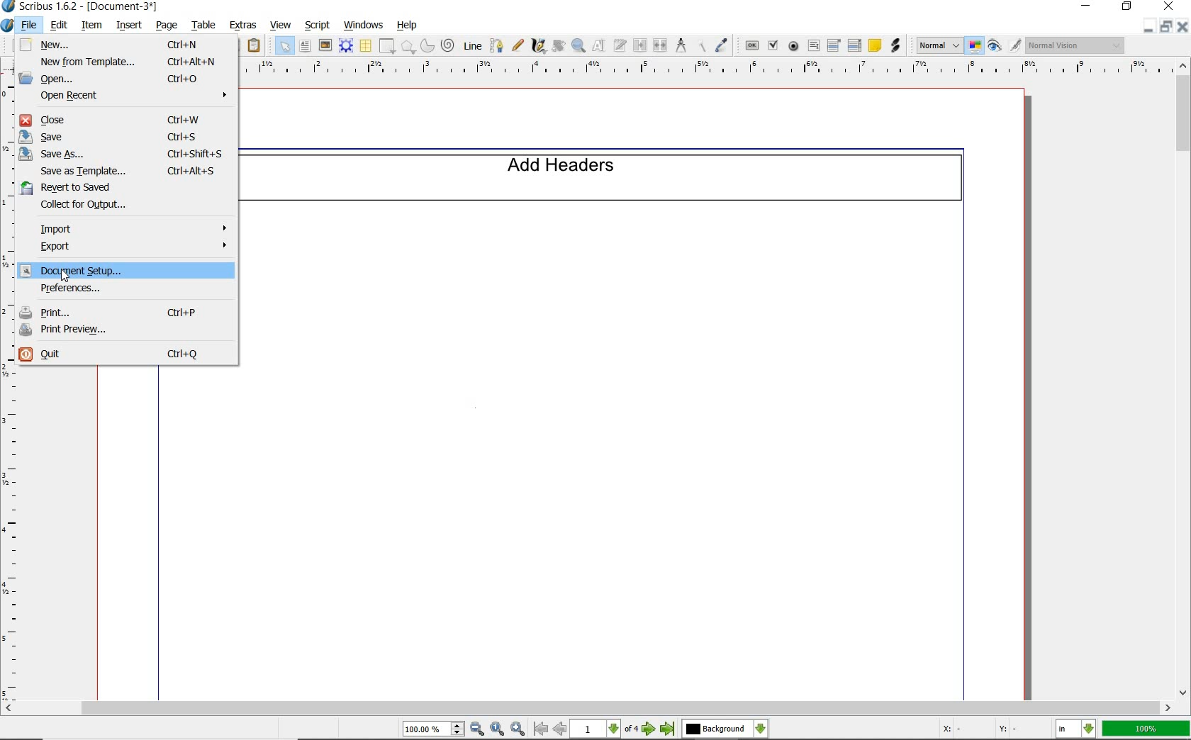 The height and width of the screenshot is (740, 1191). What do you see at coordinates (939, 45) in the screenshot?
I see `select image preview mode` at bounding box center [939, 45].